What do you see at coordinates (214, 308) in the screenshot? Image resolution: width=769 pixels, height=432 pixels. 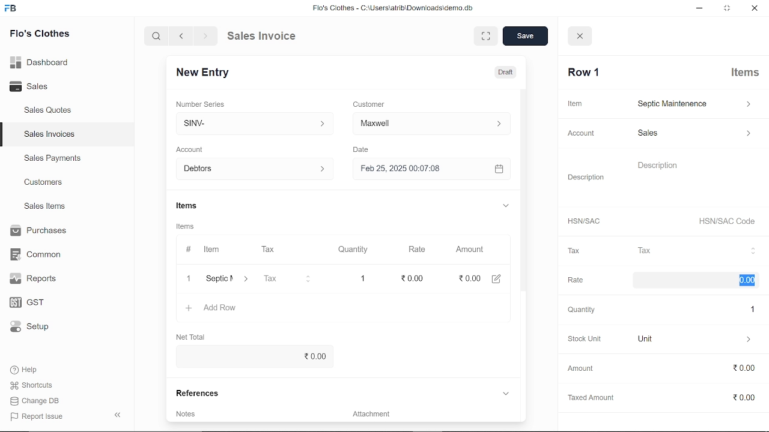 I see `+ Add Row` at bounding box center [214, 308].